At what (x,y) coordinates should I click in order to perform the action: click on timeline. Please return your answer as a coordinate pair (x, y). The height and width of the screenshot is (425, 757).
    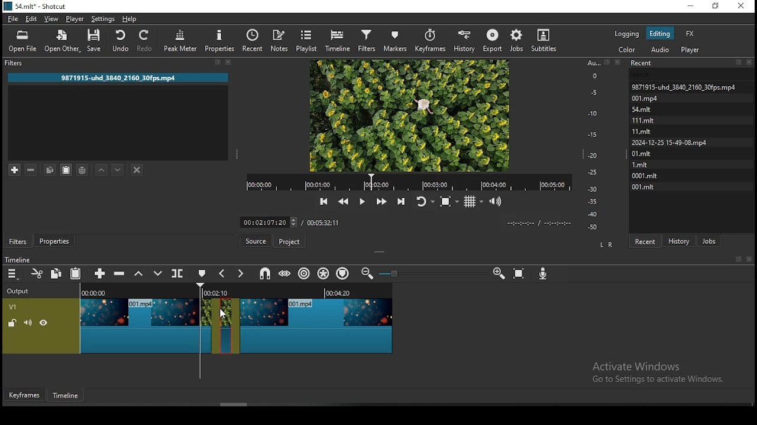
    Looking at the image, I should click on (339, 40).